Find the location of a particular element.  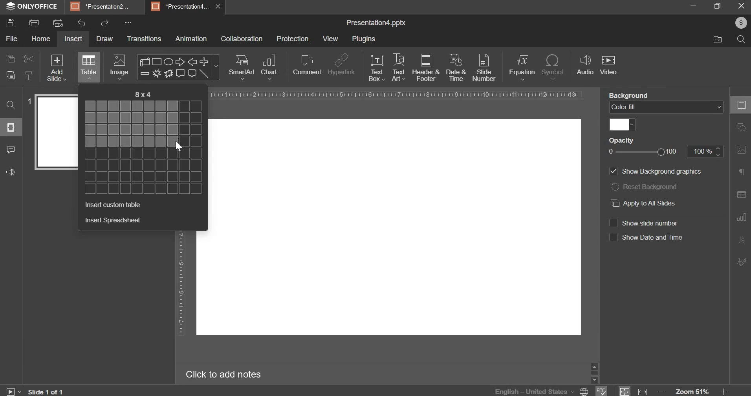

chart settings is located at coordinates (742, 217).